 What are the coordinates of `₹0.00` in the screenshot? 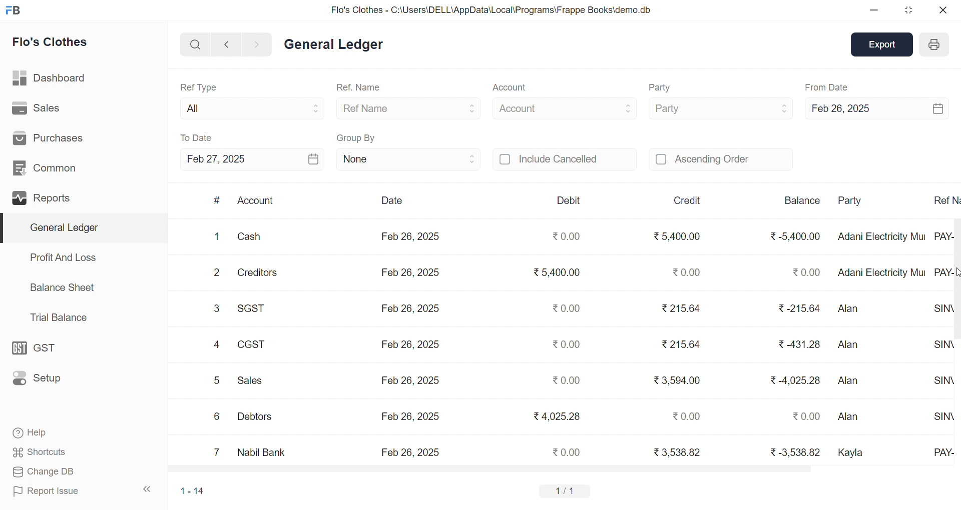 It's located at (685, 271).